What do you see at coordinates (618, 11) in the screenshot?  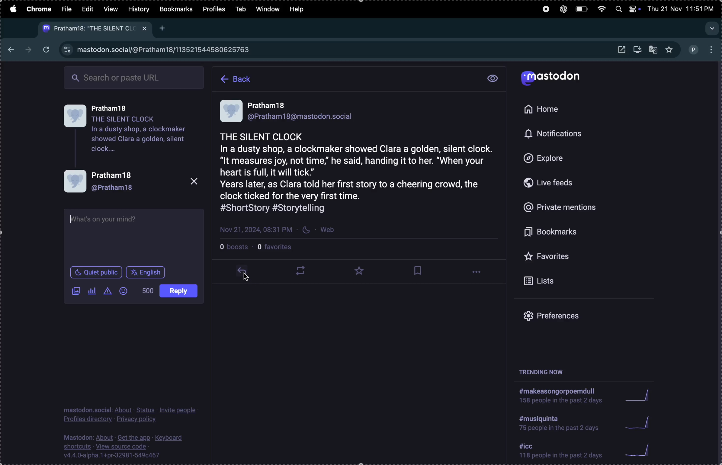 I see `spotlight search` at bounding box center [618, 11].